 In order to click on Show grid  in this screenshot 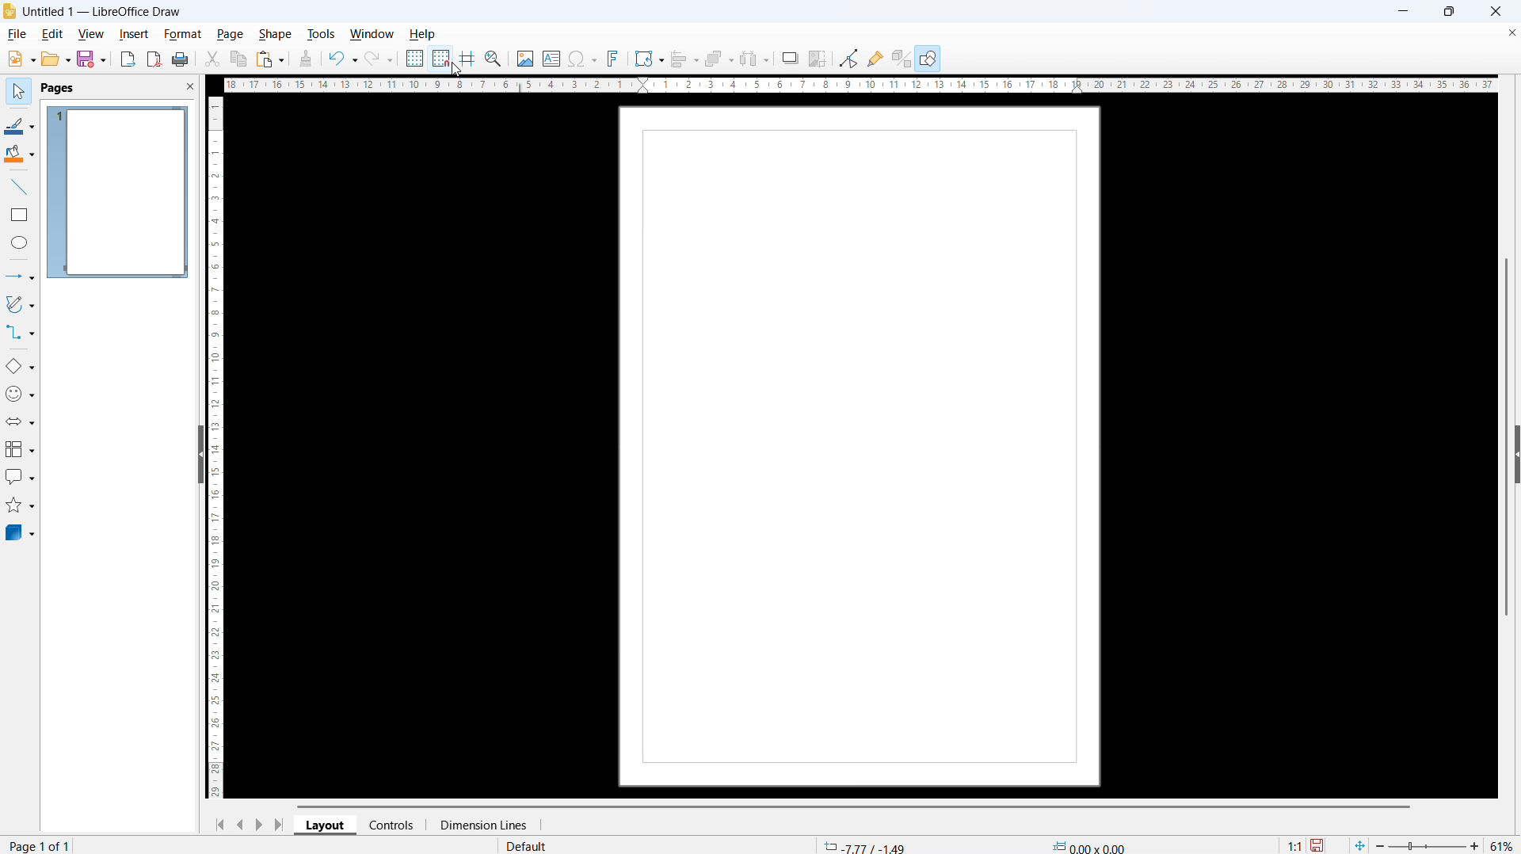, I will do `click(414, 59)`.